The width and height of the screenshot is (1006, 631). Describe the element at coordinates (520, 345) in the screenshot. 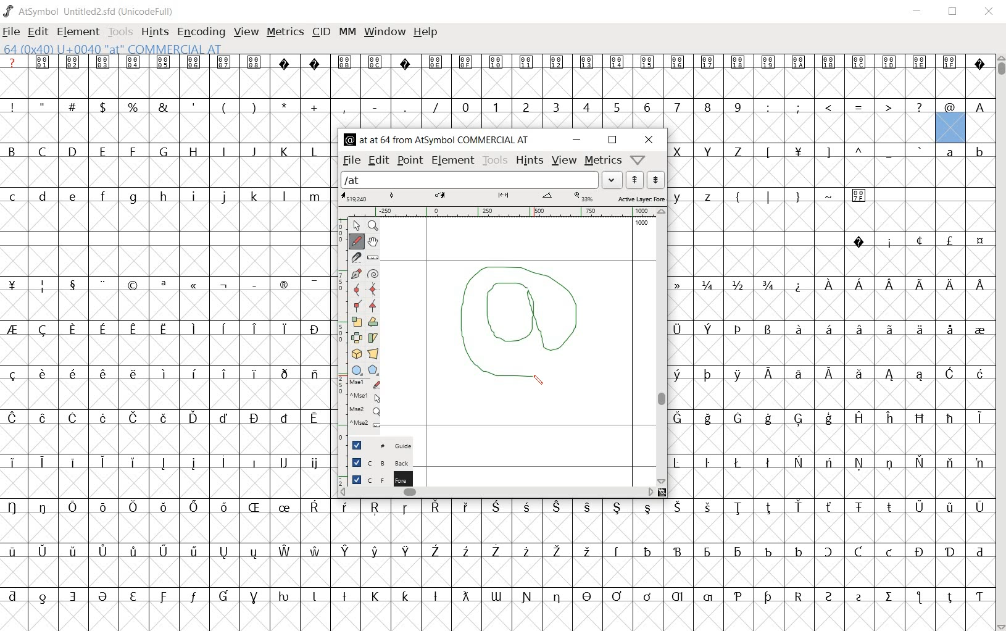

I see `designing at sign` at that location.